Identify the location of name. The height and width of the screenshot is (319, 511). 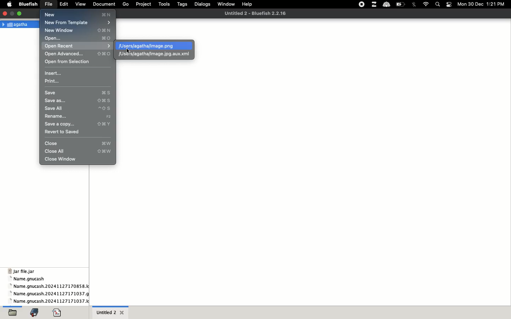
(49, 301).